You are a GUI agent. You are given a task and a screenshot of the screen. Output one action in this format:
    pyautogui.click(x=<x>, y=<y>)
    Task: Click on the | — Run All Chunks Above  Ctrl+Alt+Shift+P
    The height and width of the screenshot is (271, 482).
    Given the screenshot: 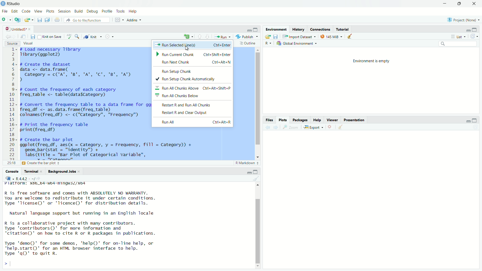 What is the action you would take?
    pyautogui.click(x=193, y=89)
    